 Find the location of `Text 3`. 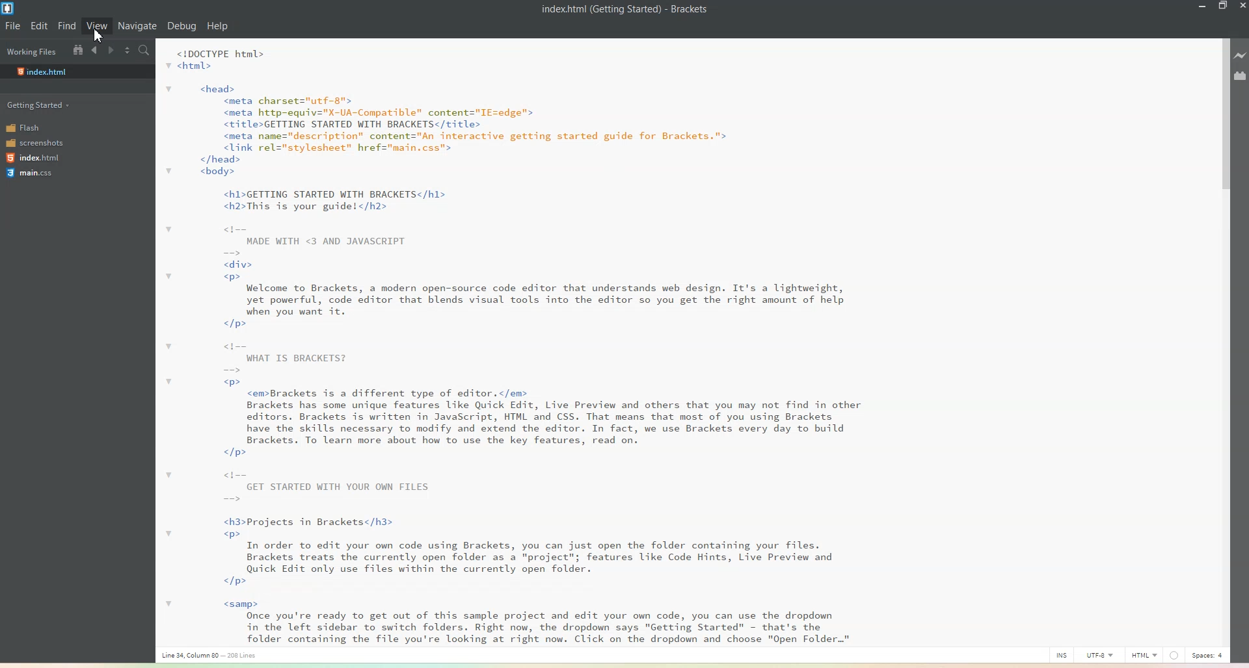

Text 3 is located at coordinates (213, 656).